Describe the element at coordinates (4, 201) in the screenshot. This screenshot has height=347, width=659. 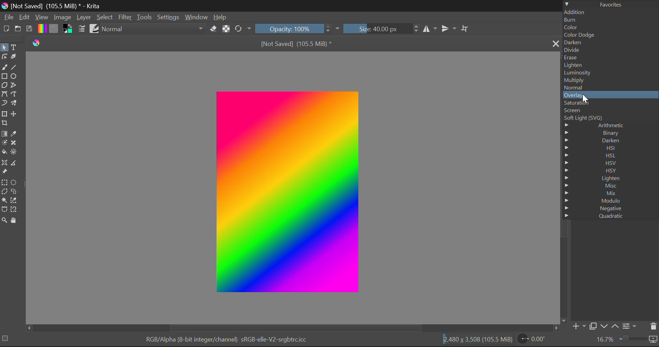
I see `Continuous Selection` at that location.